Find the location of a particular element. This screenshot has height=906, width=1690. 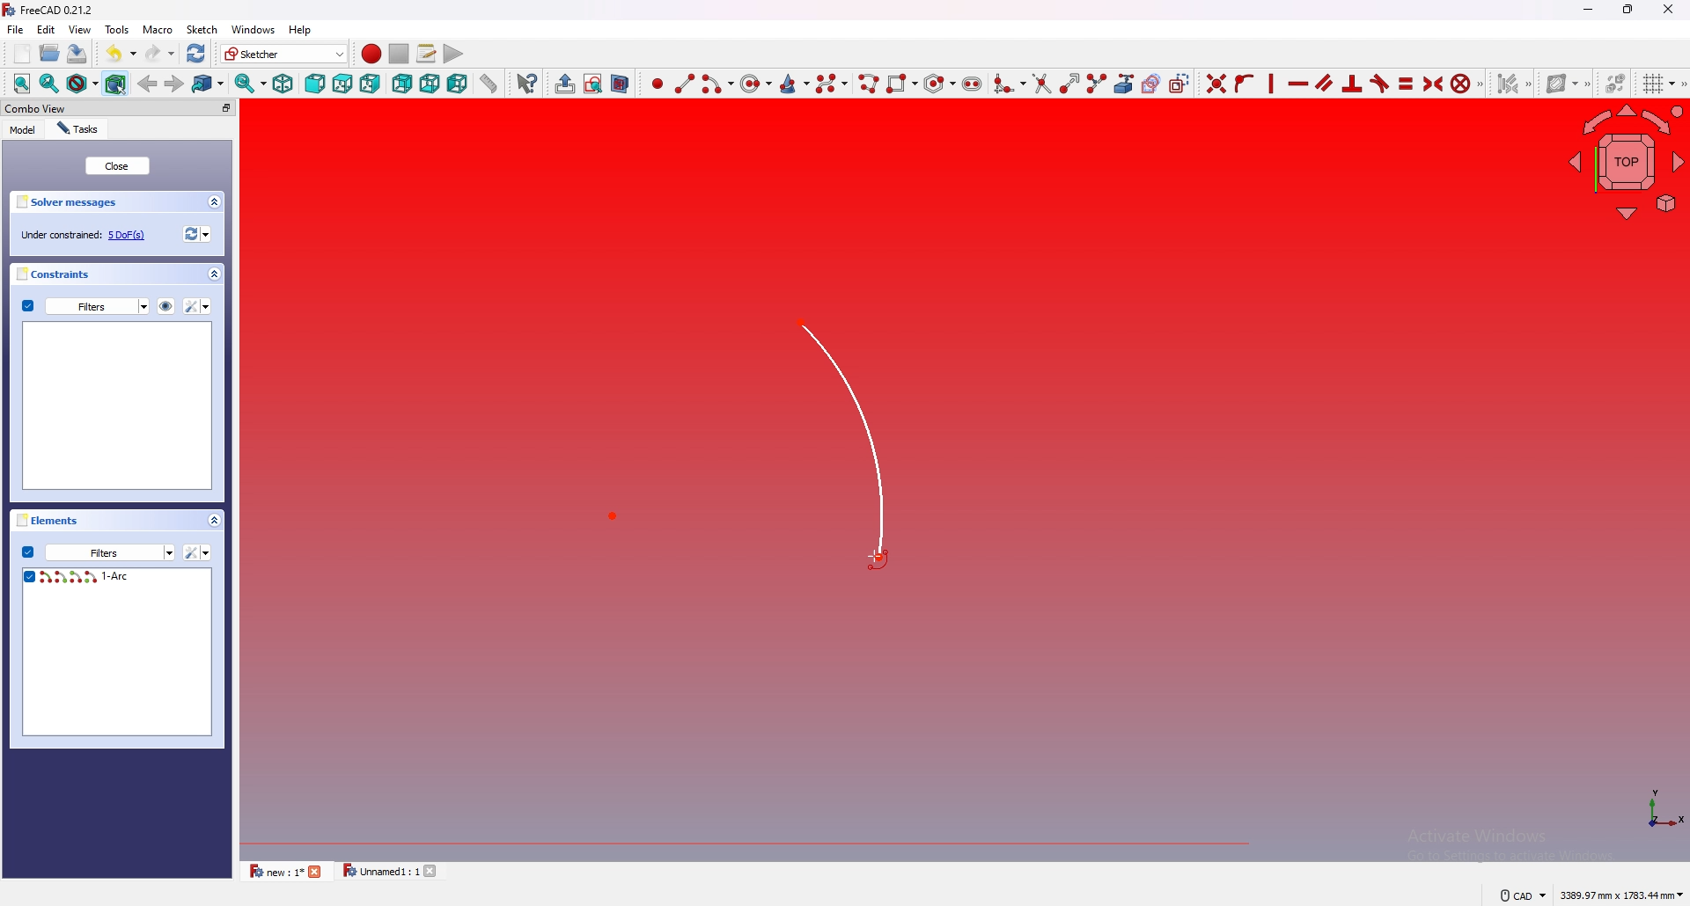

back is located at coordinates (149, 84).